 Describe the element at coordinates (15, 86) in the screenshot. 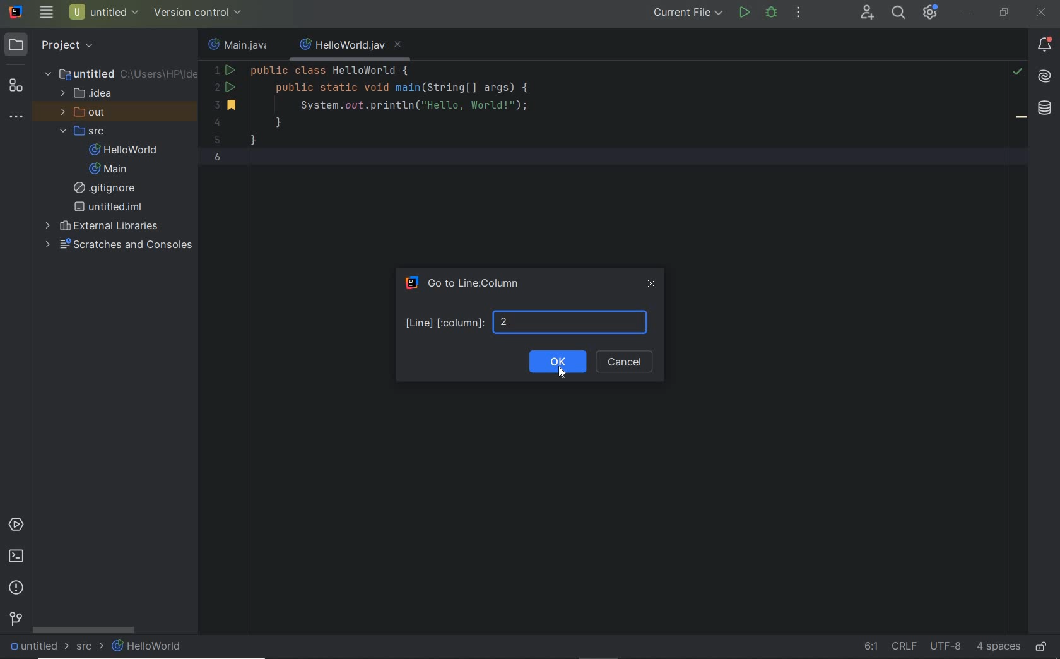

I see `structure` at that location.